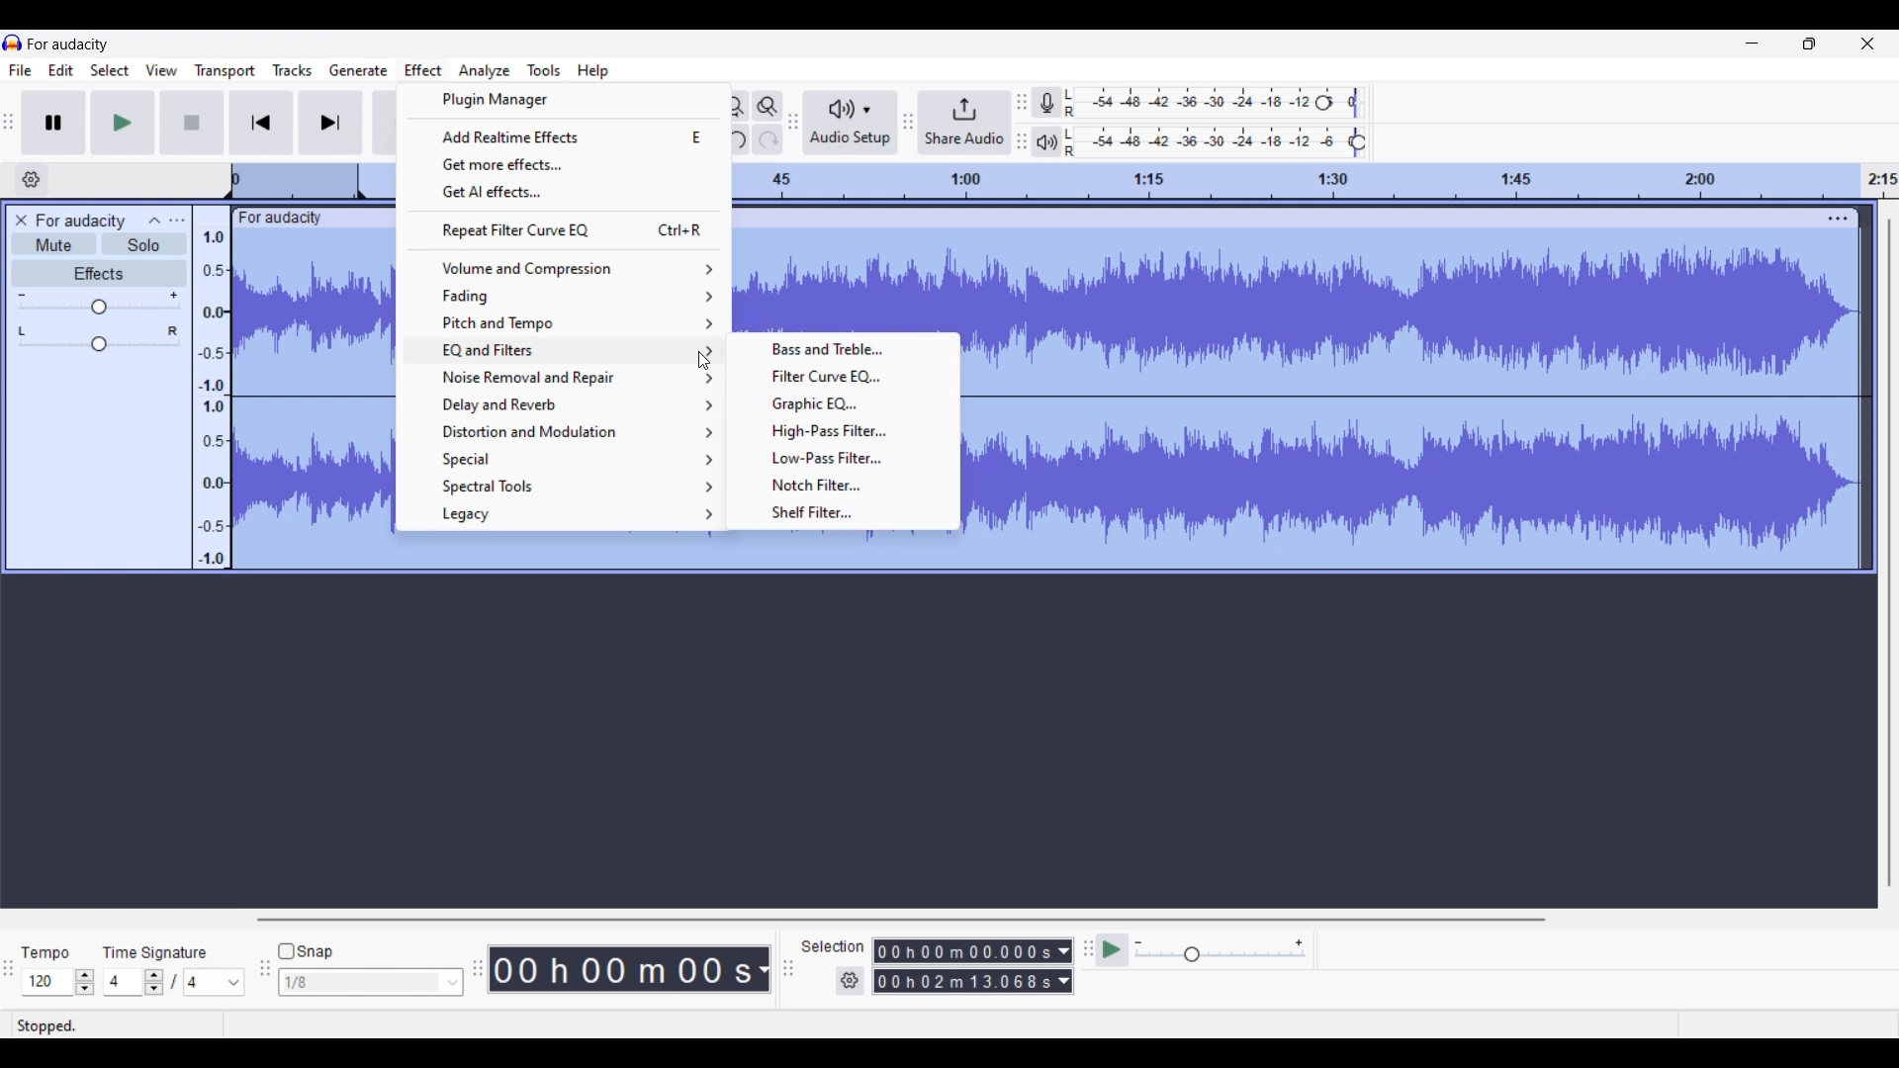 The width and height of the screenshot is (1899, 1068). Describe the element at coordinates (125, 983) in the screenshot. I see `Type in time signature` at that location.